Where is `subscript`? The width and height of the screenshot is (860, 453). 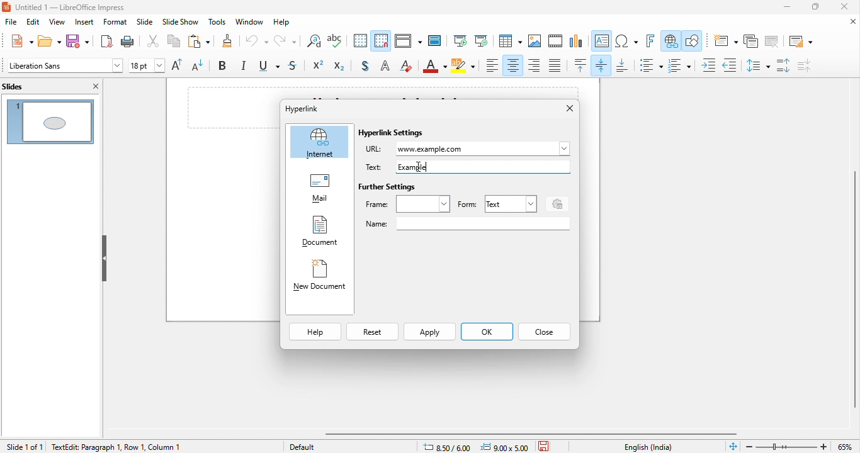 subscript is located at coordinates (342, 67).